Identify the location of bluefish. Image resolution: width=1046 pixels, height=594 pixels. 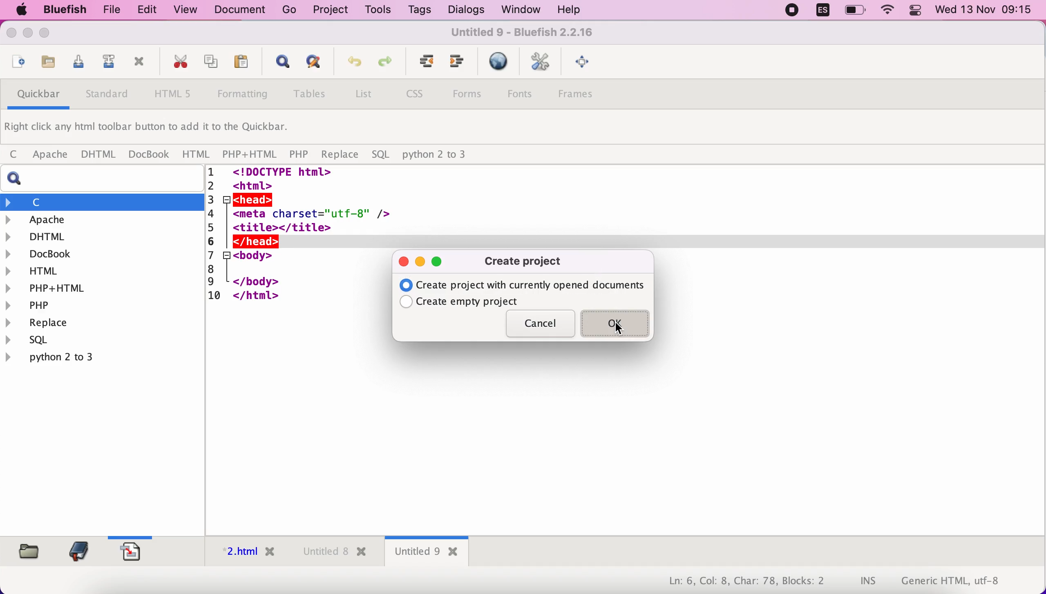
(61, 9).